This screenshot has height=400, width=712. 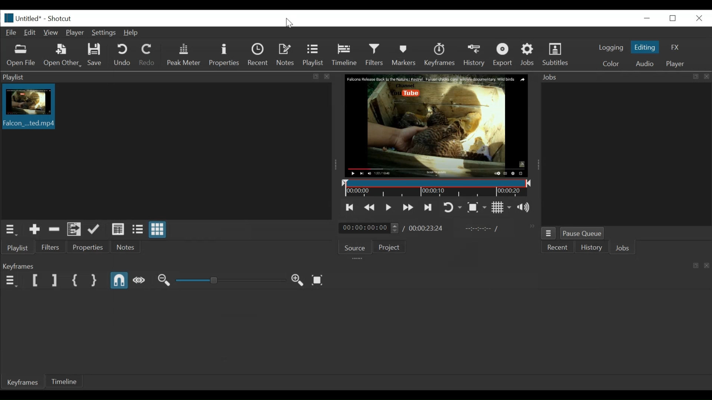 I want to click on Project, so click(x=388, y=246).